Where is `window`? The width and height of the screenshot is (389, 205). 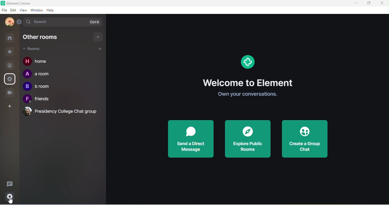 window is located at coordinates (37, 10).